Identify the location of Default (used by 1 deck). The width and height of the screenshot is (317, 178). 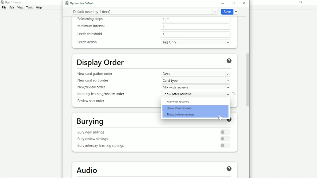
(144, 12).